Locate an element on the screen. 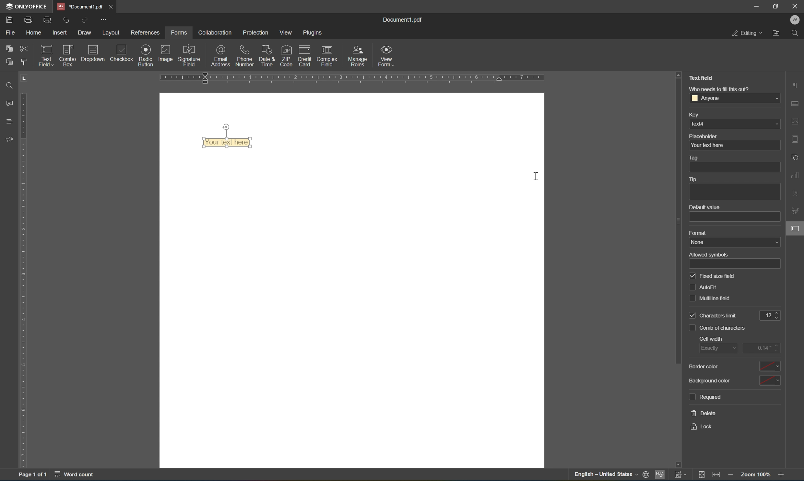  format is located at coordinates (698, 232).